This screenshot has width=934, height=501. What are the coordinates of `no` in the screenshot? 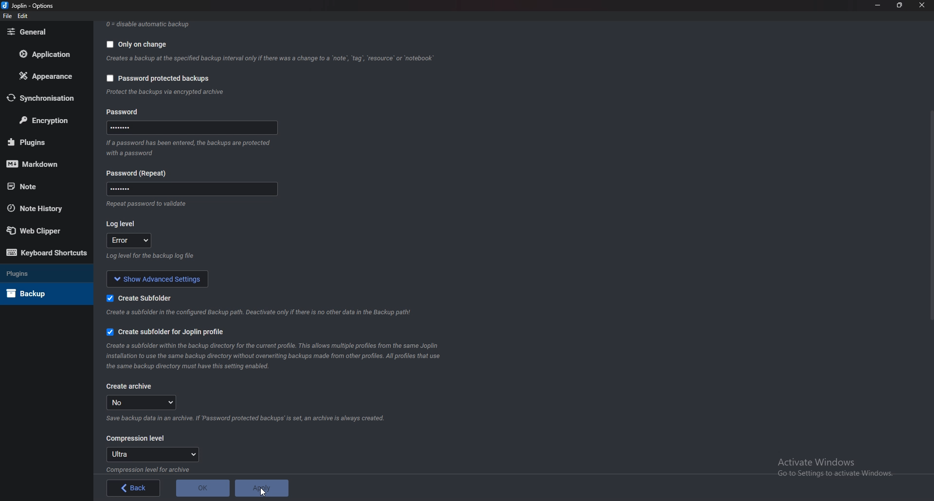 It's located at (144, 402).